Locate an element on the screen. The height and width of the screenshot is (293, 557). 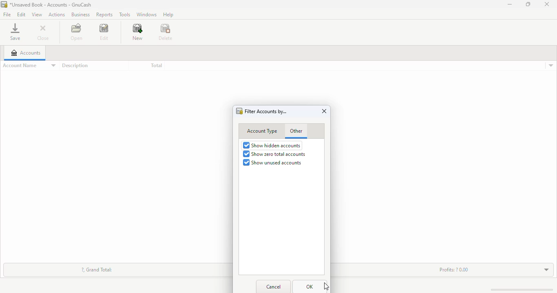
show hidden accounts is located at coordinates (272, 145).